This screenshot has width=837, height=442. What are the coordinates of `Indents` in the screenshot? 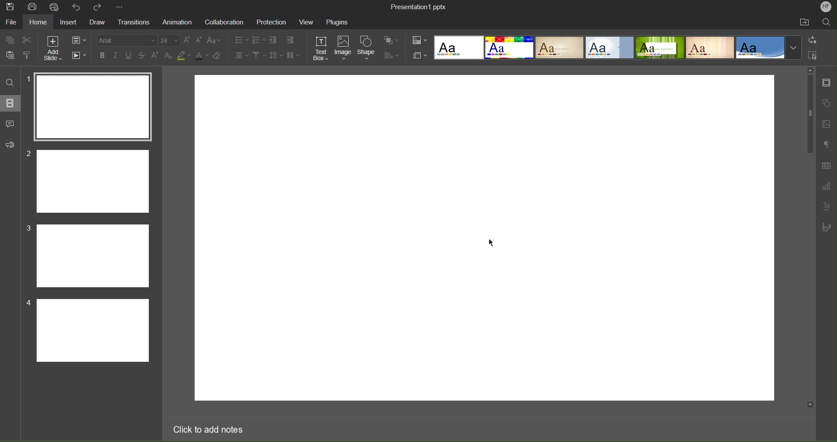 It's located at (284, 39).